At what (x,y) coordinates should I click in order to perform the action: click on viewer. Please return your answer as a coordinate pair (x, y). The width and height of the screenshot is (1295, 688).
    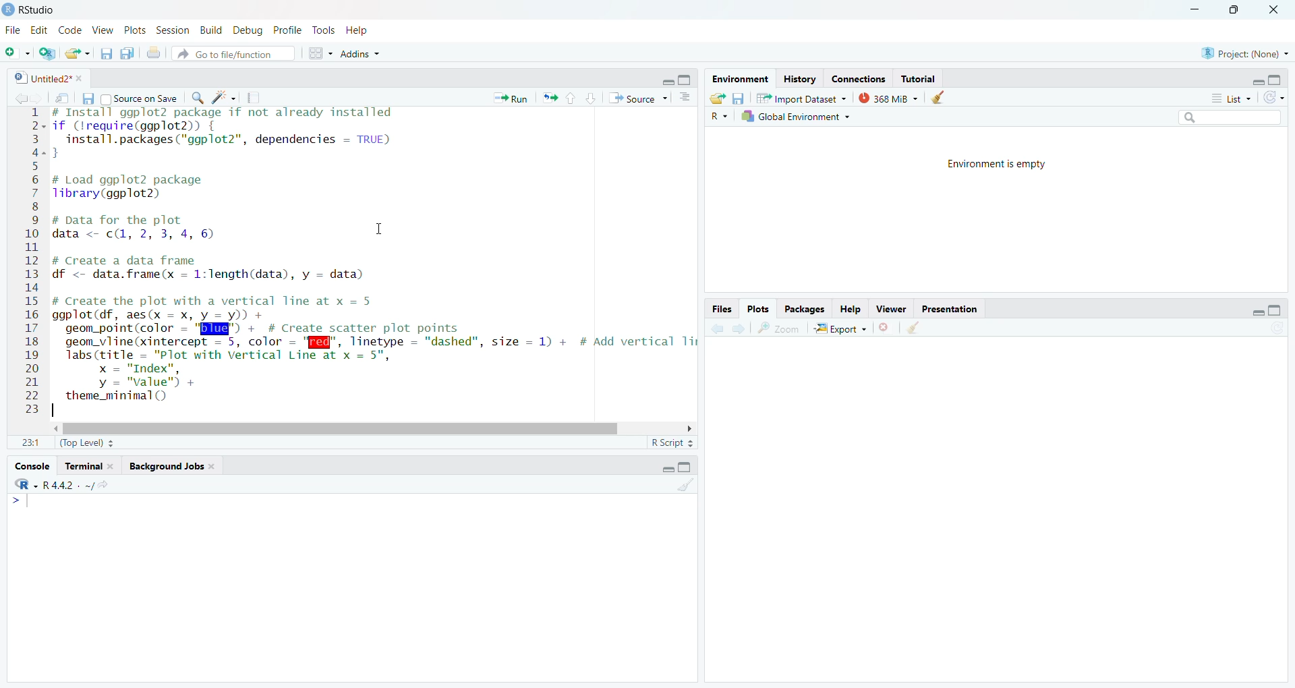
    Looking at the image, I should click on (892, 310).